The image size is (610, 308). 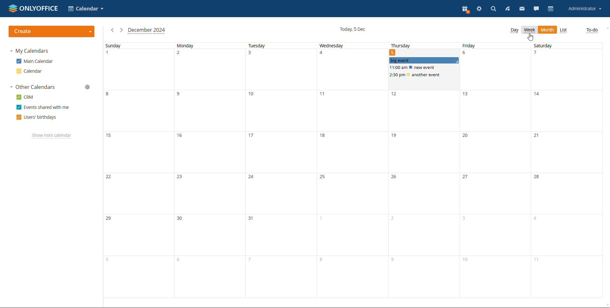 I want to click on scroll down, so click(x=606, y=305).